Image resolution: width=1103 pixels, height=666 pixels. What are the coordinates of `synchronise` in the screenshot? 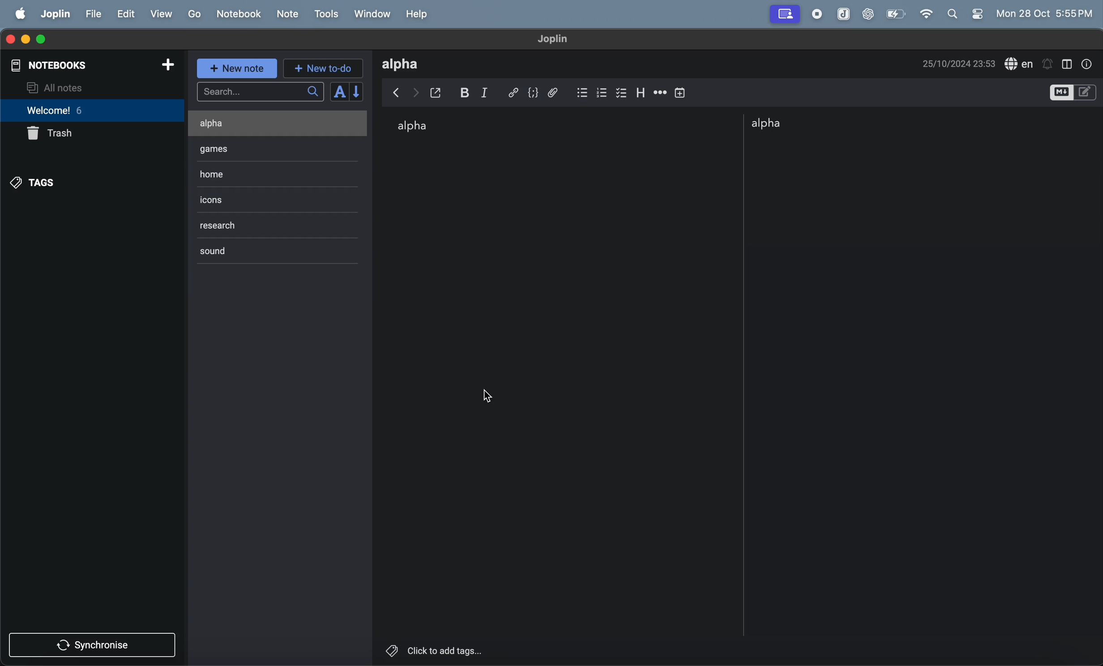 It's located at (95, 647).